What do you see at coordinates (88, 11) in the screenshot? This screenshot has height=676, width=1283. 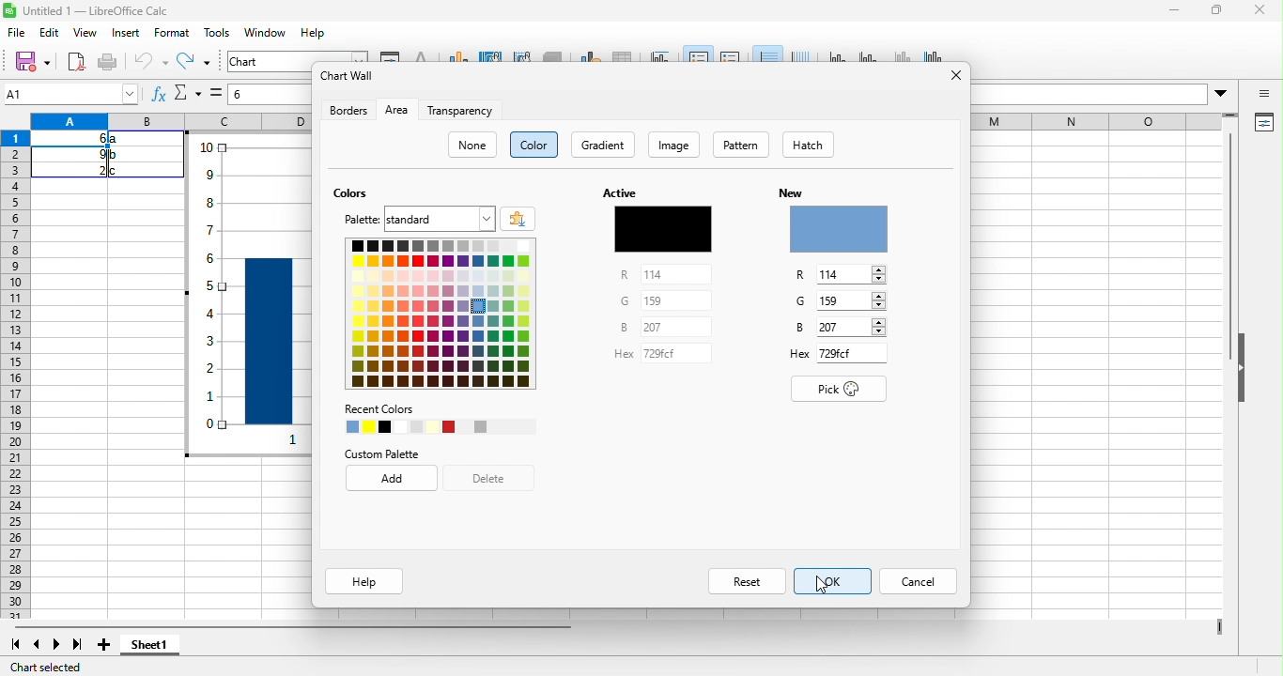 I see `title` at bounding box center [88, 11].